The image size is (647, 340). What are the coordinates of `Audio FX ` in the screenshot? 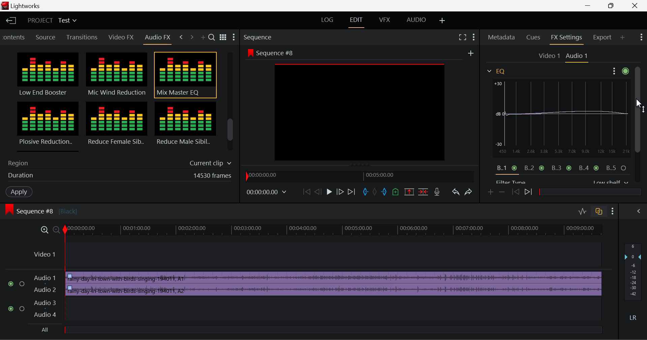 It's located at (158, 37).